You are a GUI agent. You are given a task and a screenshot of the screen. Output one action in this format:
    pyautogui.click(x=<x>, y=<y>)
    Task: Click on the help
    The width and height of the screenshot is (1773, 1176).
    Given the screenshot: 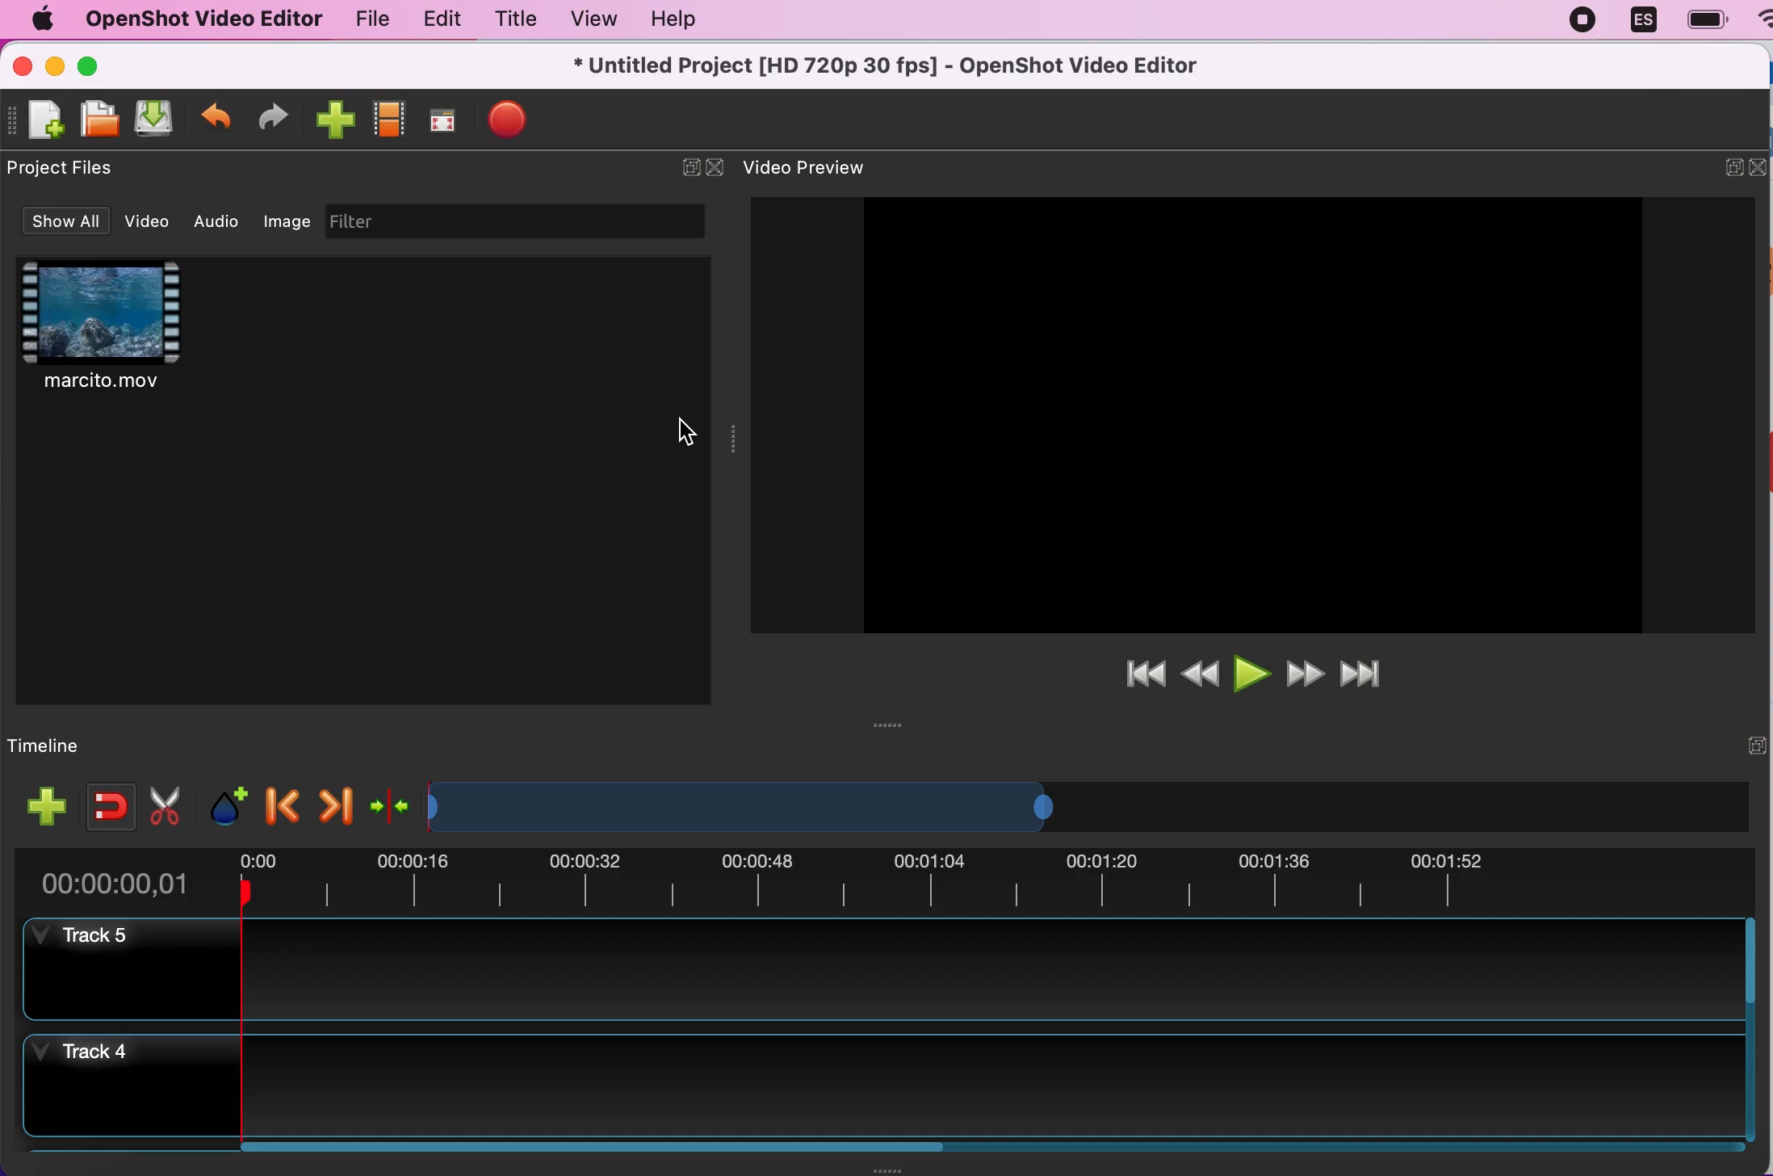 What is the action you would take?
    pyautogui.click(x=673, y=19)
    